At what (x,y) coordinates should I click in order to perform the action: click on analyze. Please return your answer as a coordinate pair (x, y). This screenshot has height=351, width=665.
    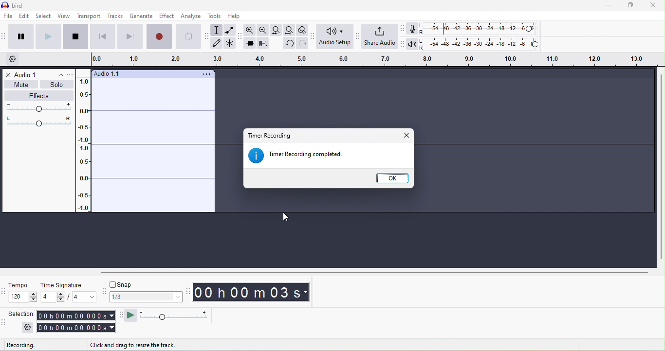
    Looking at the image, I should click on (192, 16).